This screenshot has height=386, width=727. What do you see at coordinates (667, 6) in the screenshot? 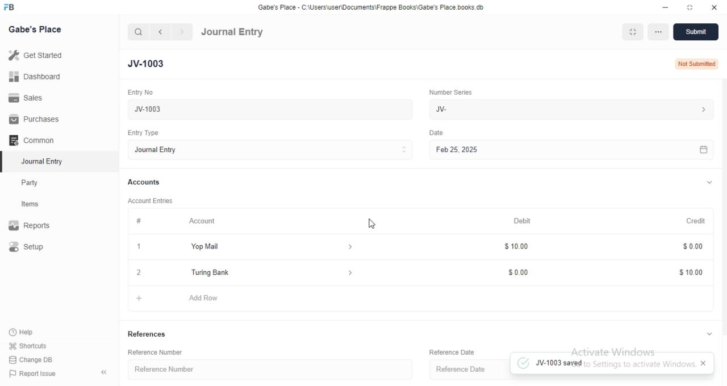
I see `minimize` at bounding box center [667, 6].